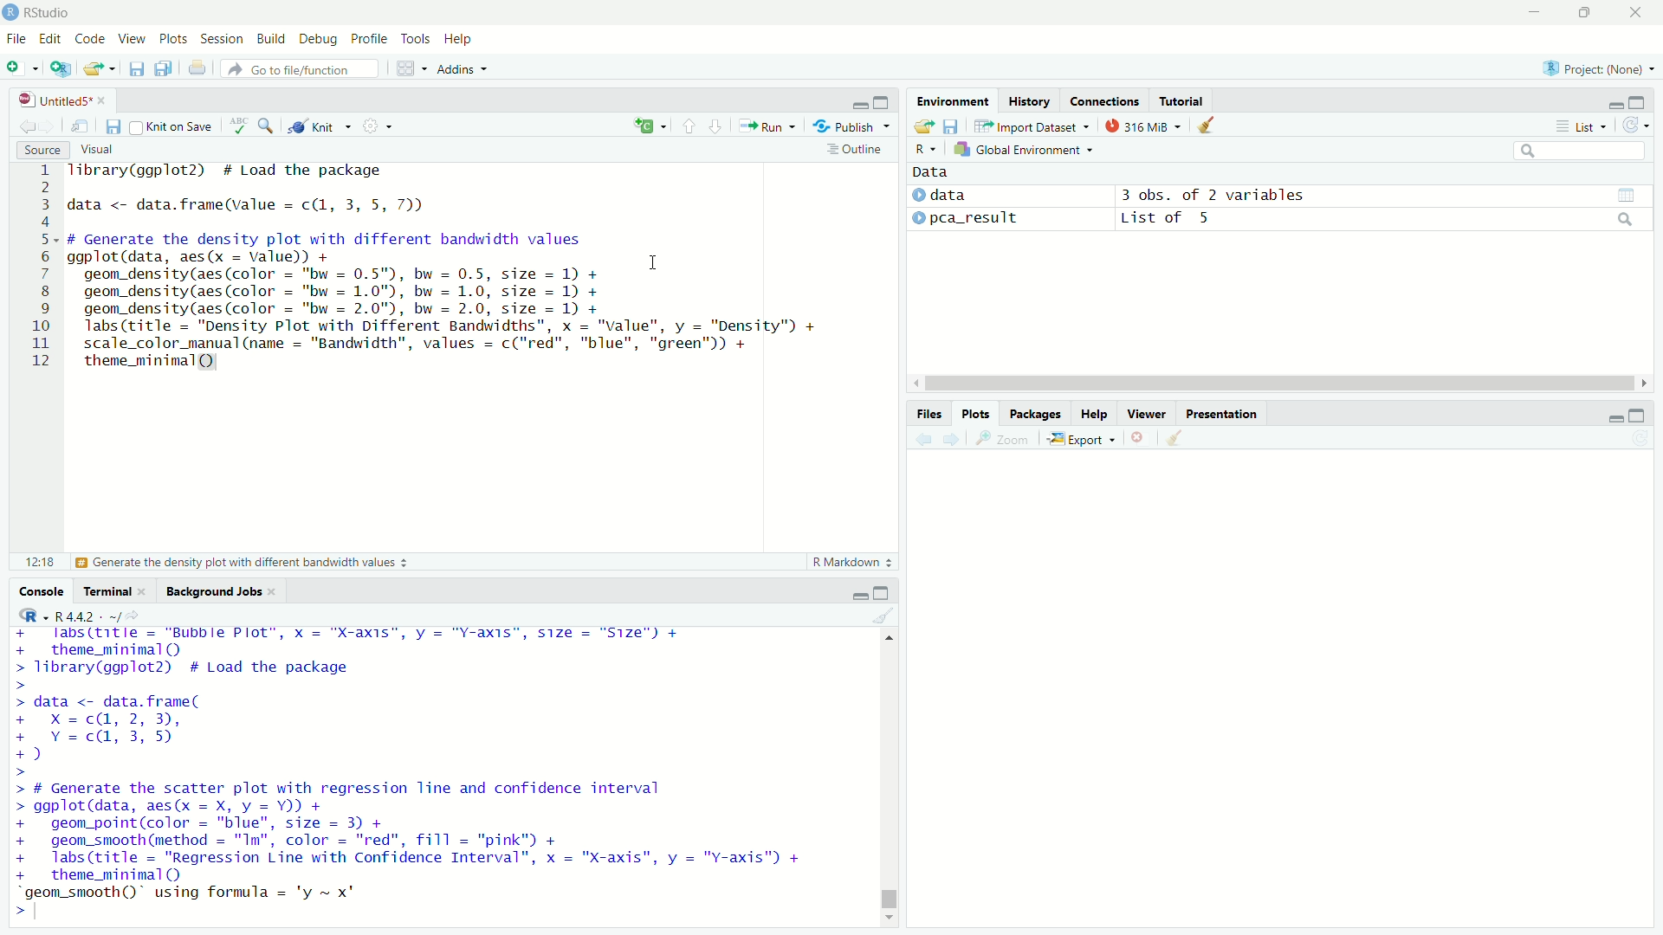 The image size is (1663, 935). What do you see at coordinates (767, 126) in the screenshot?
I see `Run` at bounding box center [767, 126].